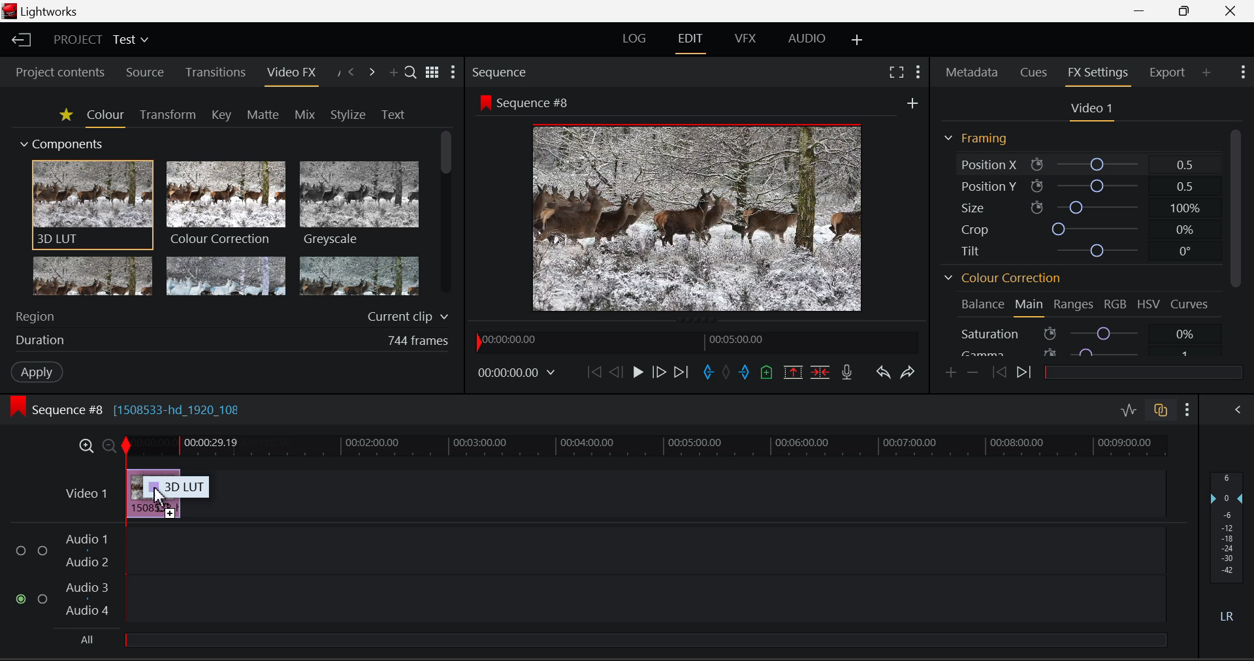  What do you see at coordinates (635, 42) in the screenshot?
I see `LOG Layout` at bounding box center [635, 42].